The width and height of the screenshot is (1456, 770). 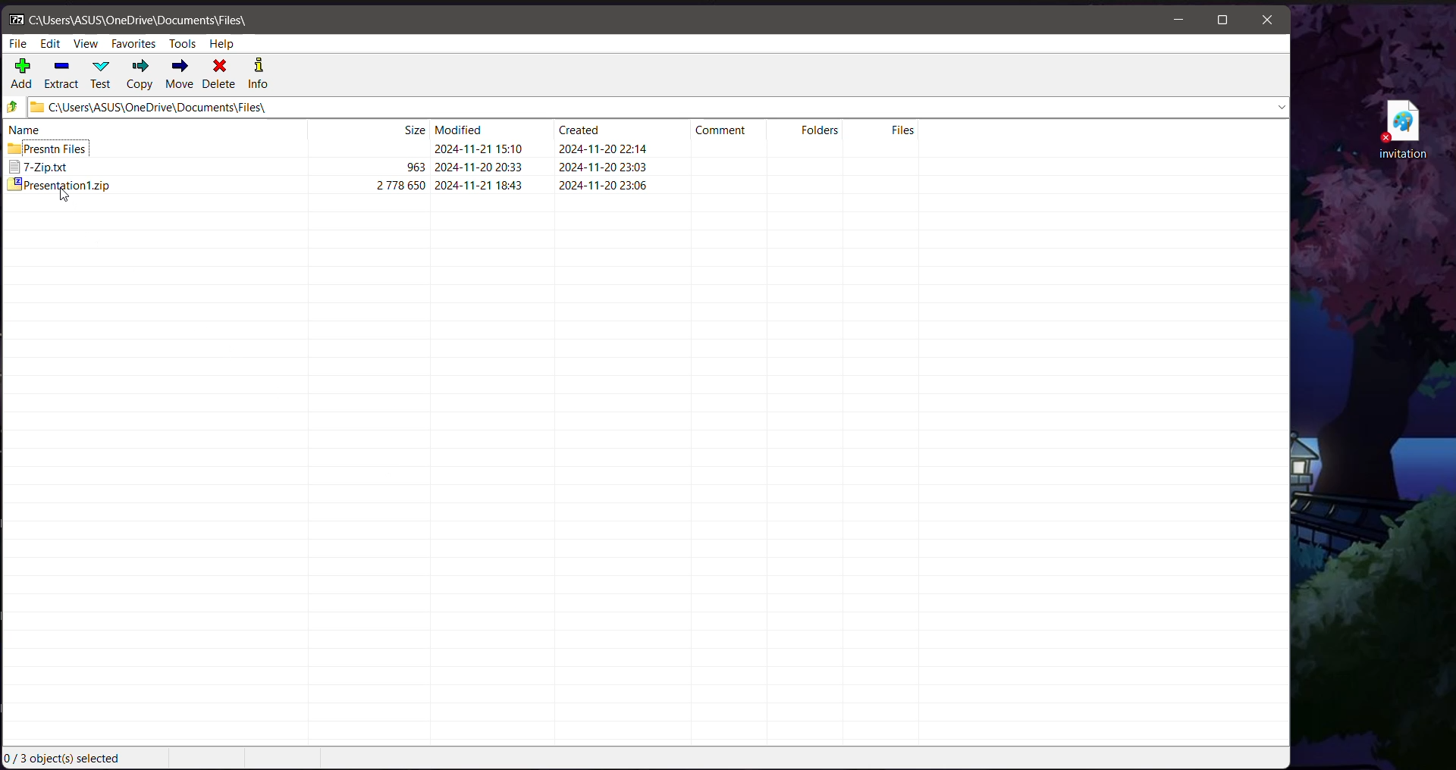 I want to click on Files, so click(x=902, y=130).